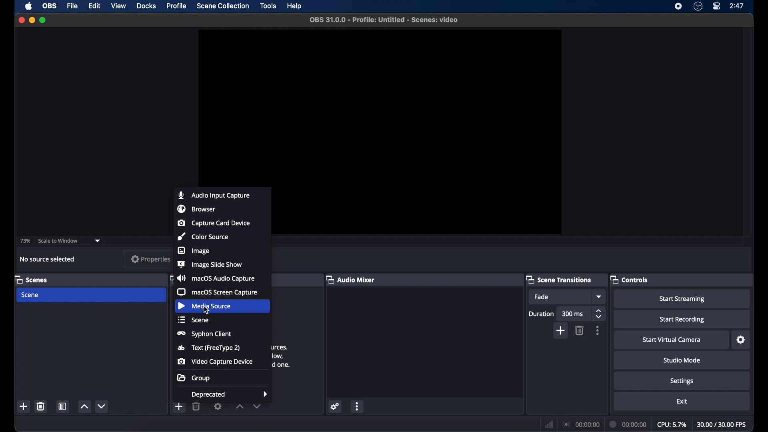  Describe the element at coordinates (214, 223) in the screenshot. I see `capture card device` at that location.